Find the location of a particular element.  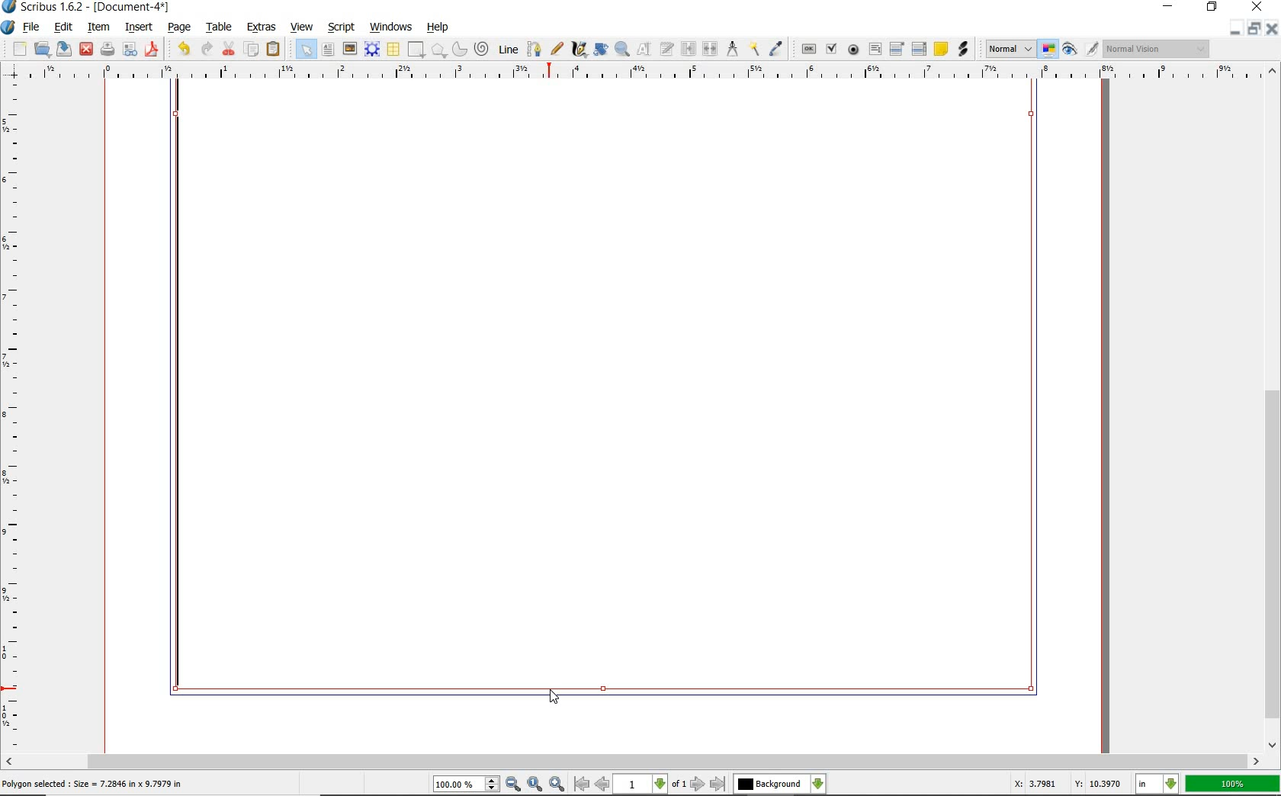

link annotation is located at coordinates (962, 50).